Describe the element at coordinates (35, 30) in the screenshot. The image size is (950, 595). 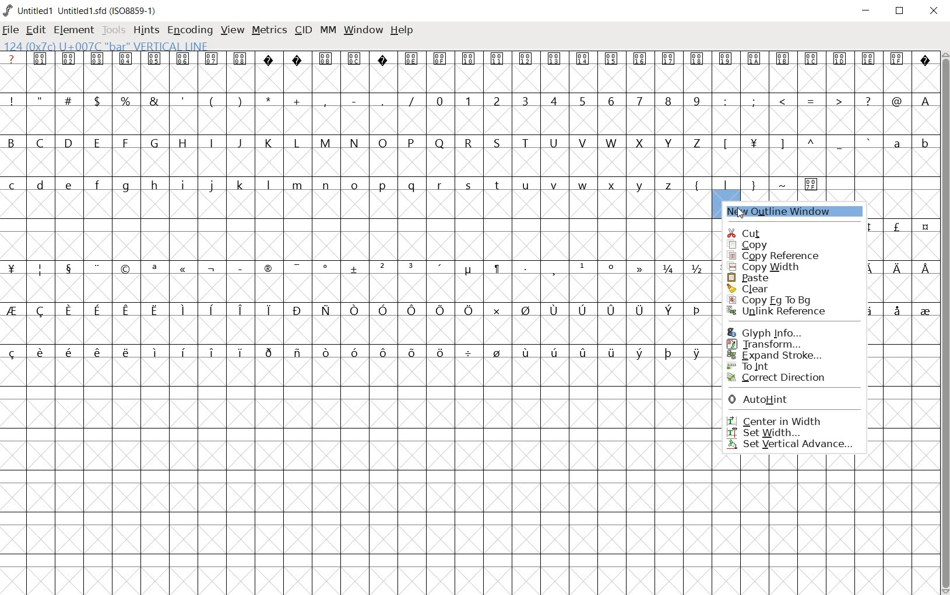
I see `edit` at that location.